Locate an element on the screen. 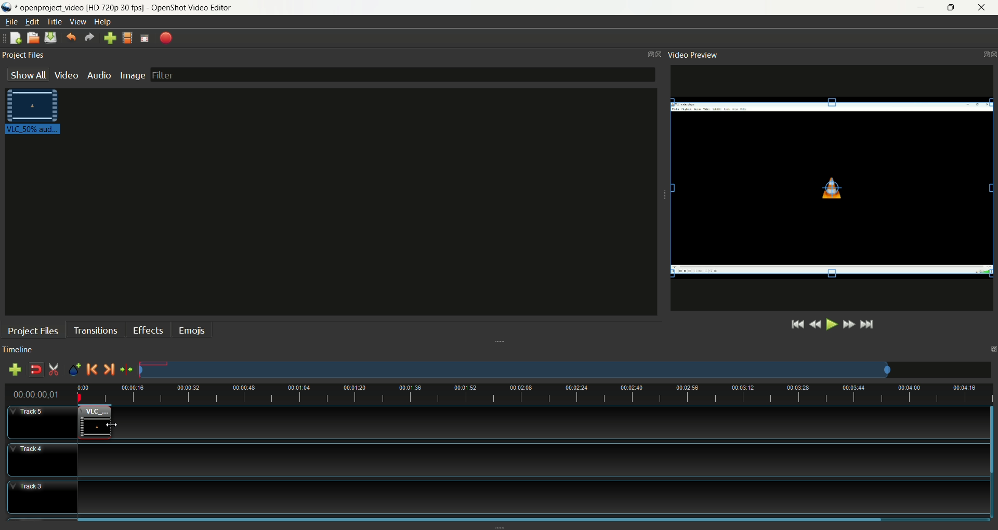 The width and height of the screenshot is (998, 530). maximize is located at coordinates (952, 8).